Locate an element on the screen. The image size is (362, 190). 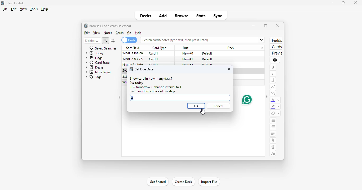
ordered list is located at coordinates (273, 128).